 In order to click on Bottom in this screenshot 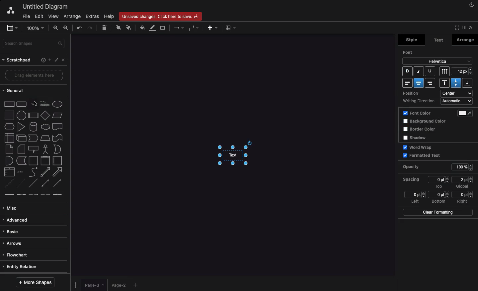, I will do `click(467, 83)`.